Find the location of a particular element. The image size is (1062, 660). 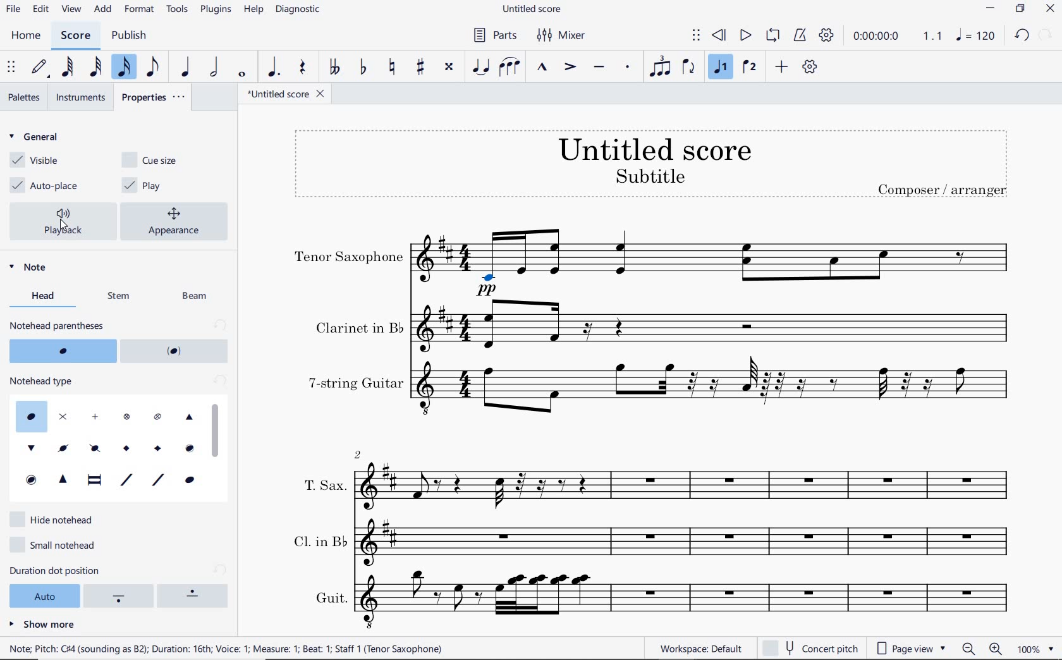

zoom out is located at coordinates (969, 649).